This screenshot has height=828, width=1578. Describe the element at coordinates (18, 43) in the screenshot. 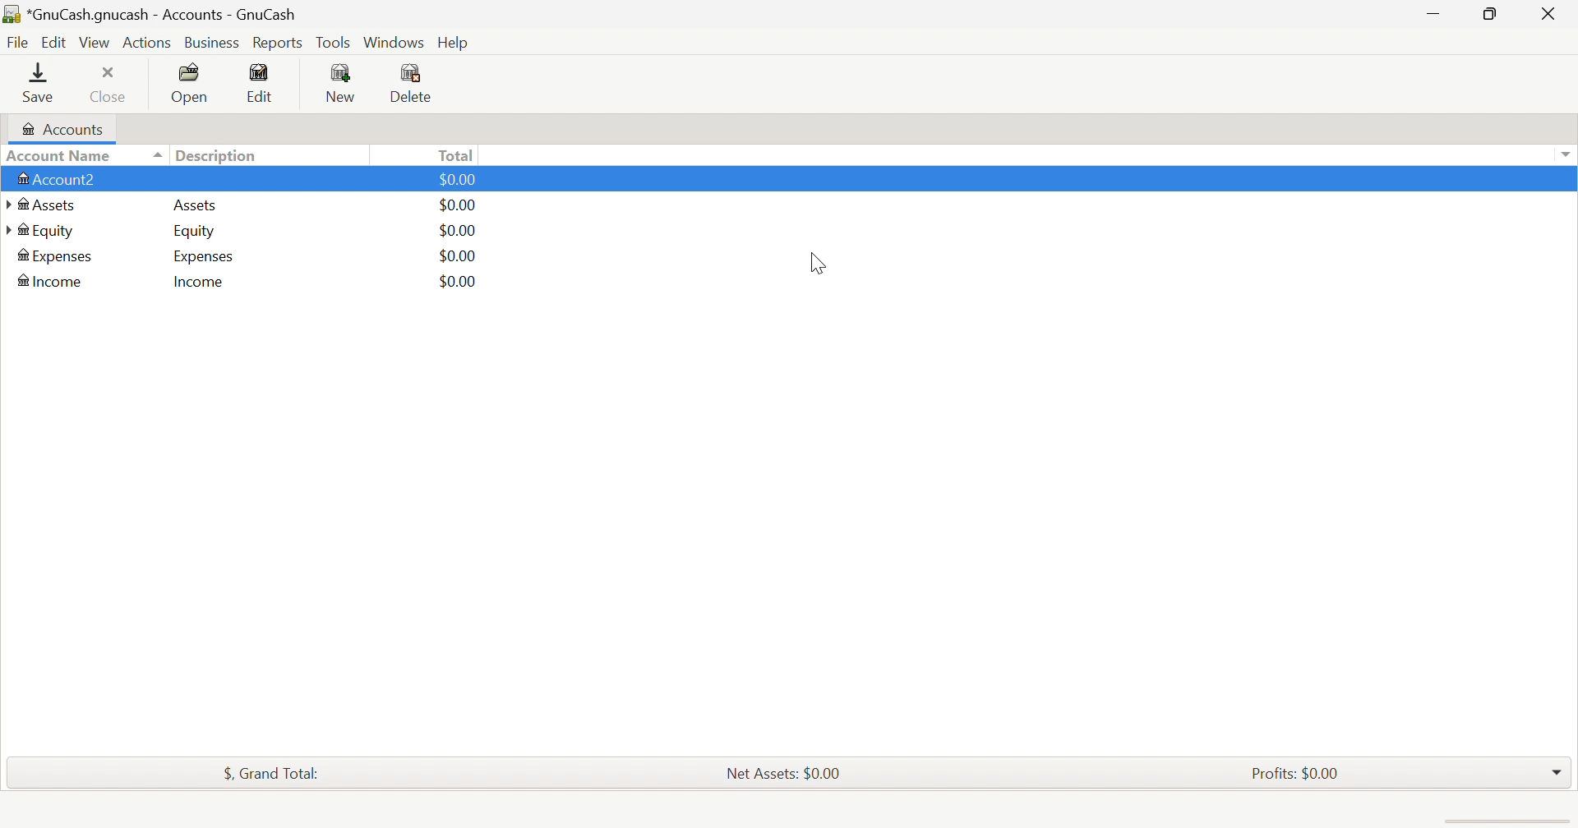

I see `File` at that location.